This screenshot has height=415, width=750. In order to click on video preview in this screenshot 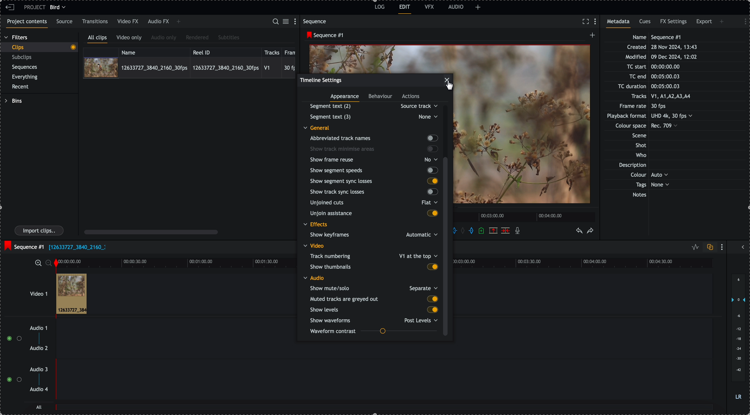, I will do `click(381, 58)`.